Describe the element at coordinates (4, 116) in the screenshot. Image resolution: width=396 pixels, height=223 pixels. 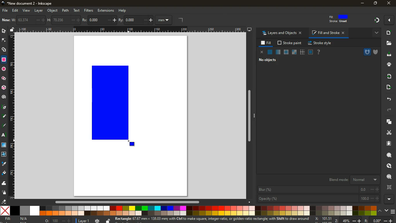
I see `d` at that location.